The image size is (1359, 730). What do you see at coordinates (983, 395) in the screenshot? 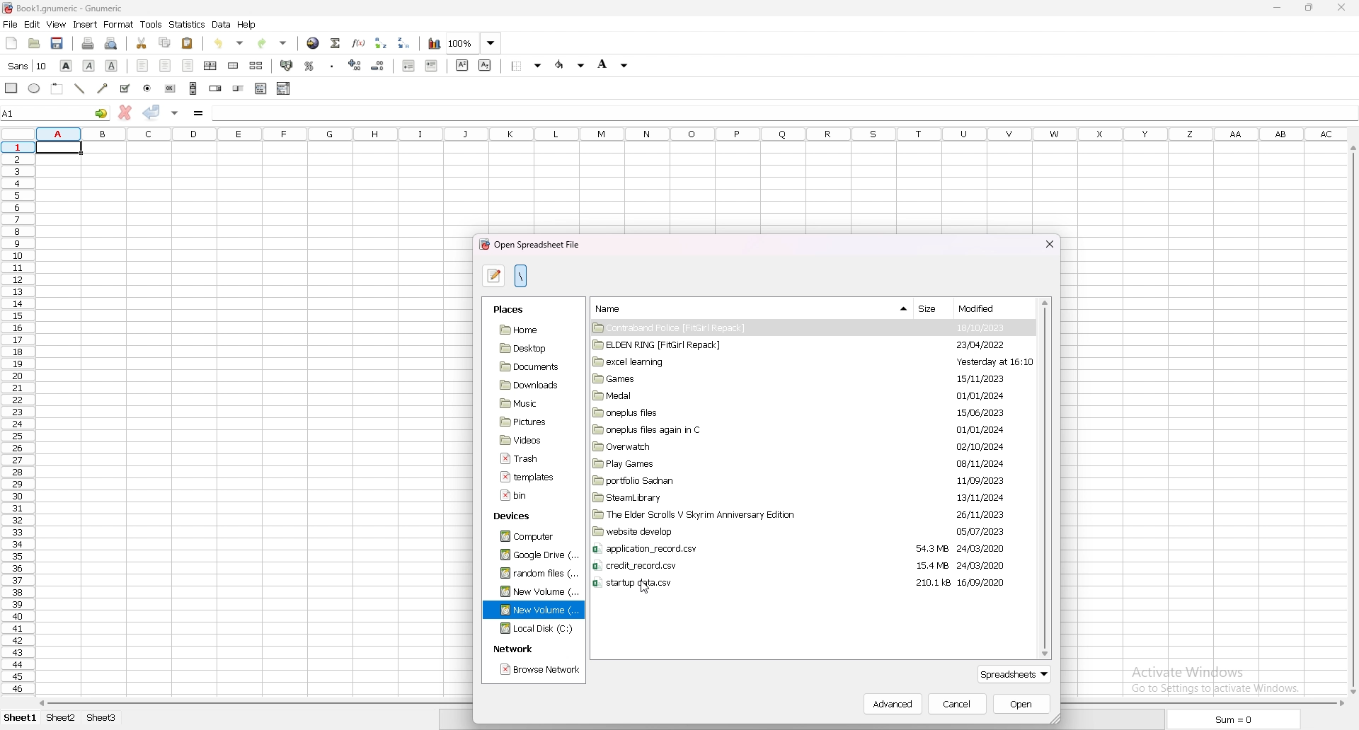
I see `01/01/2024` at bounding box center [983, 395].